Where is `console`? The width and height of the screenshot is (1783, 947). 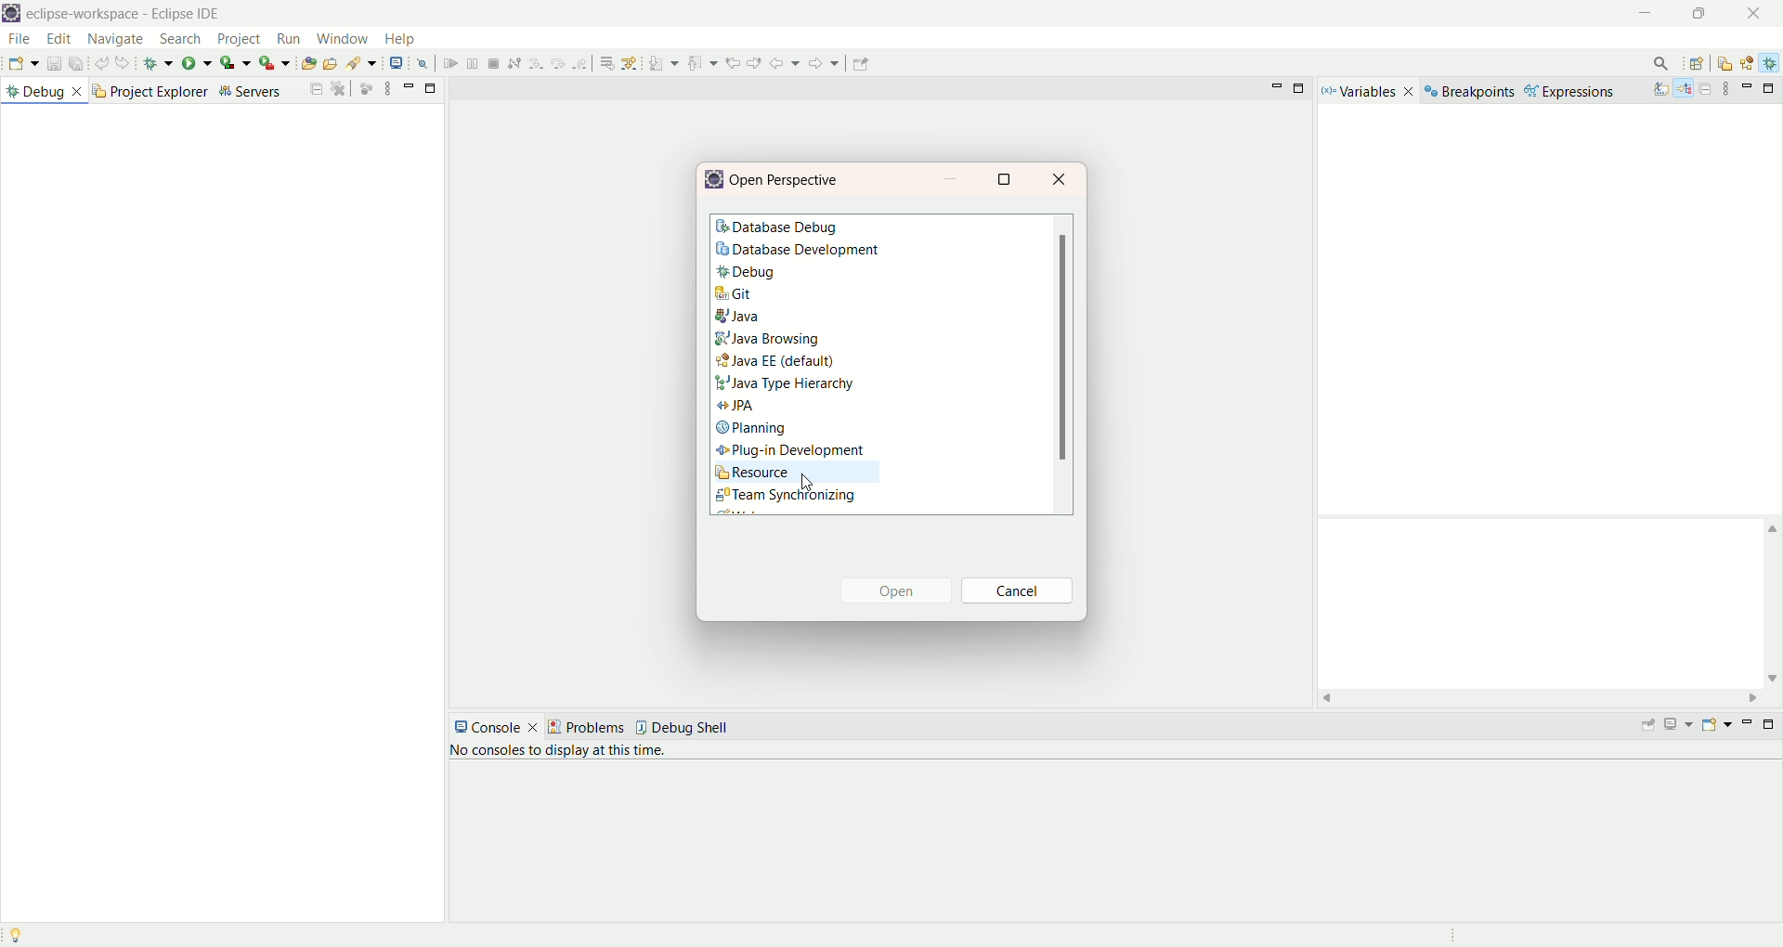
console is located at coordinates (499, 728).